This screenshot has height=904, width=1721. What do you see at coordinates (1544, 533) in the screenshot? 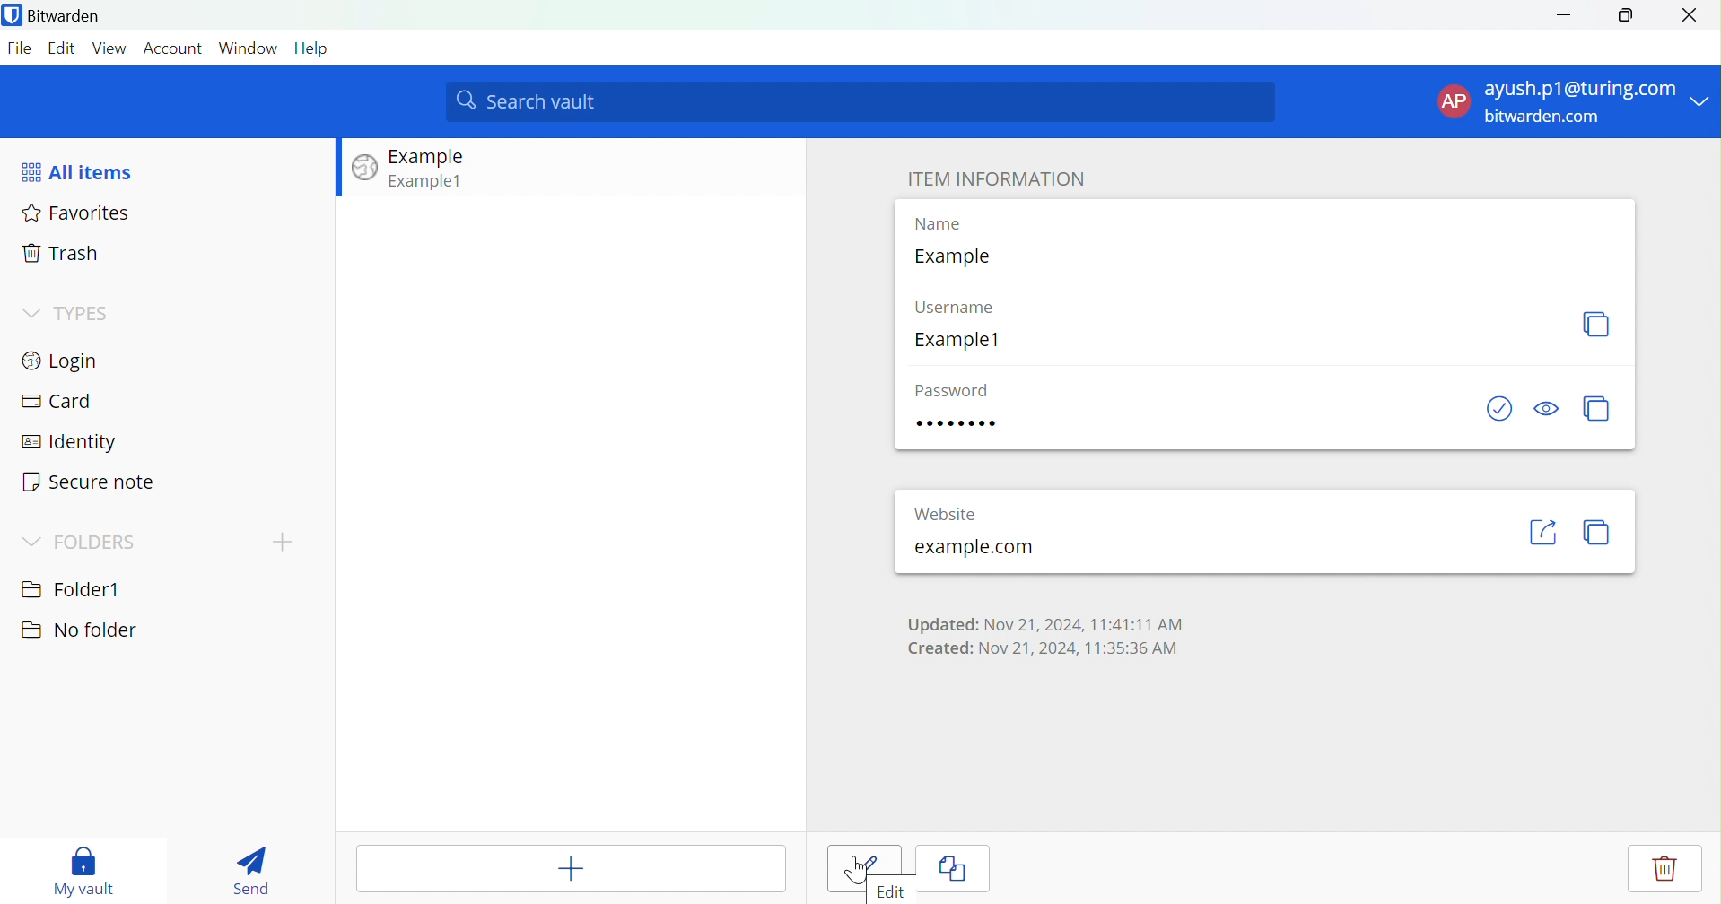
I see `Launch` at bounding box center [1544, 533].